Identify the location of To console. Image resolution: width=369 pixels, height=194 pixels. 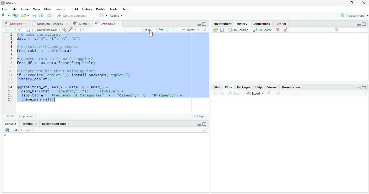
(238, 30).